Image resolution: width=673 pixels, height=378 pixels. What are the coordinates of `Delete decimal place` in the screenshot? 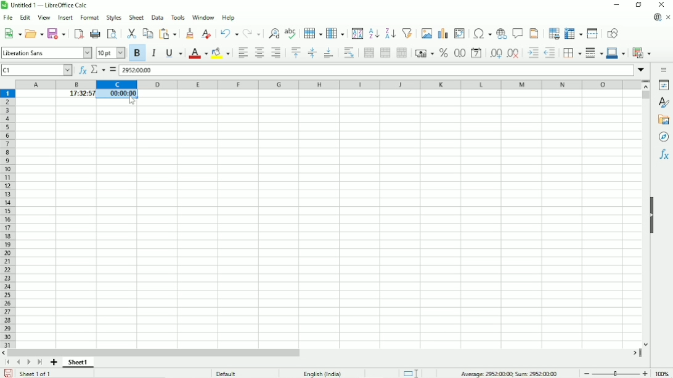 It's located at (513, 54).